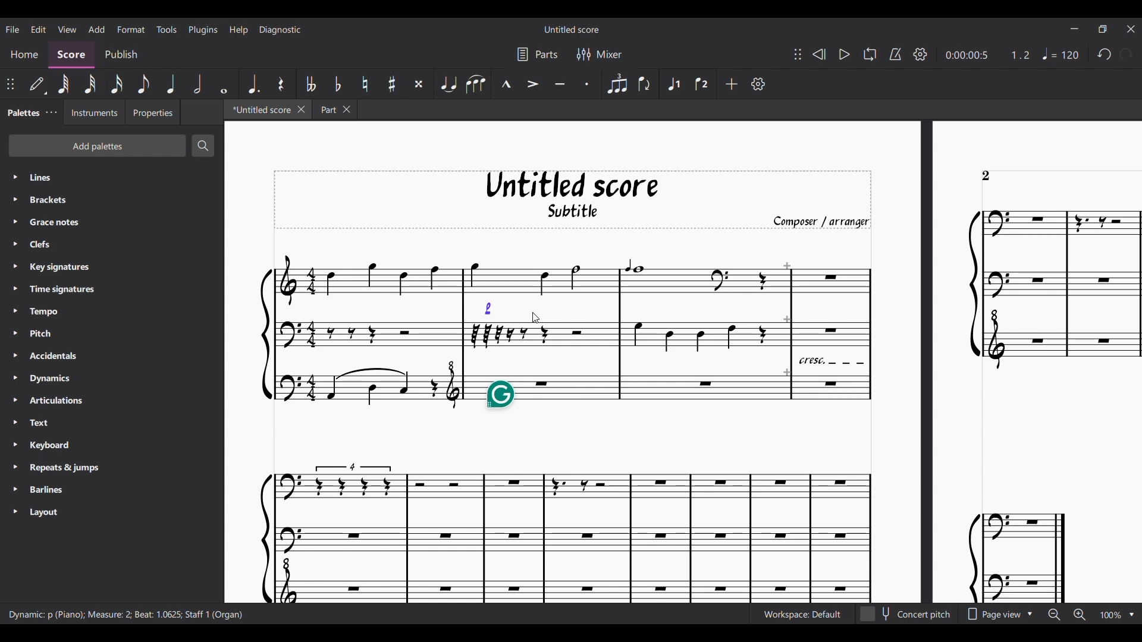 The height and width of the screenshot is (642, 1142). I want to click on Tools menu, so click(166, 29).